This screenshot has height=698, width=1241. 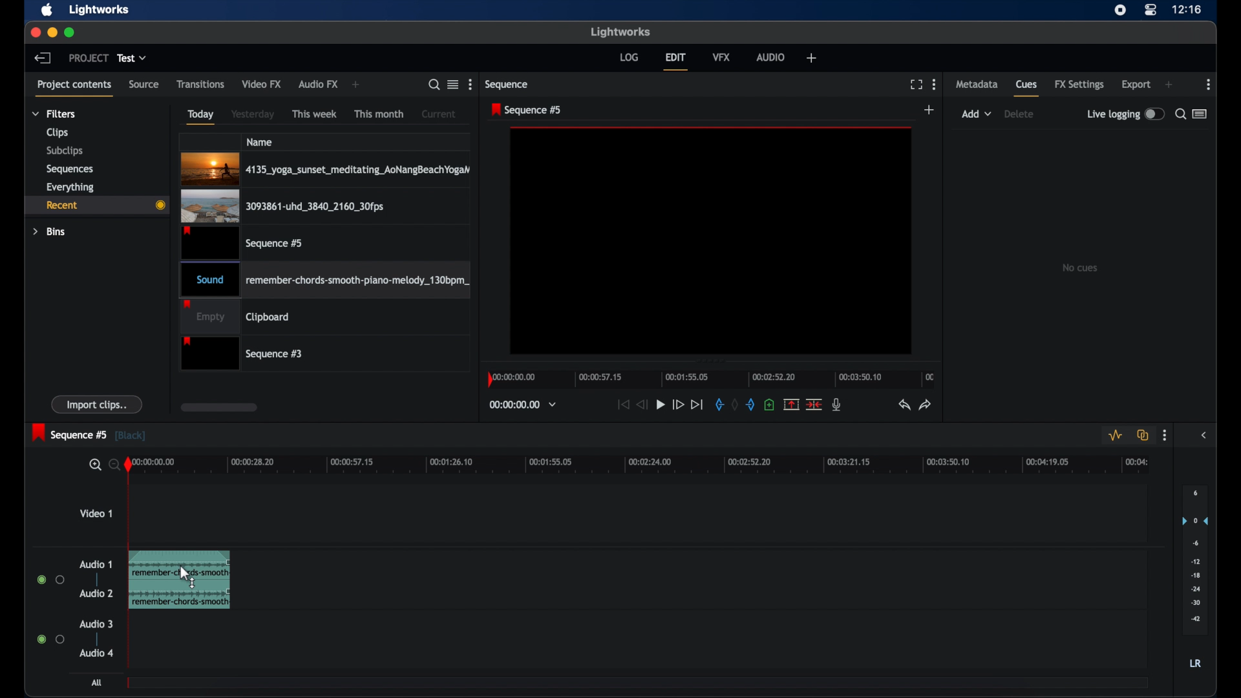 I want to click on Sequence #3, so click(x=244, y=355).